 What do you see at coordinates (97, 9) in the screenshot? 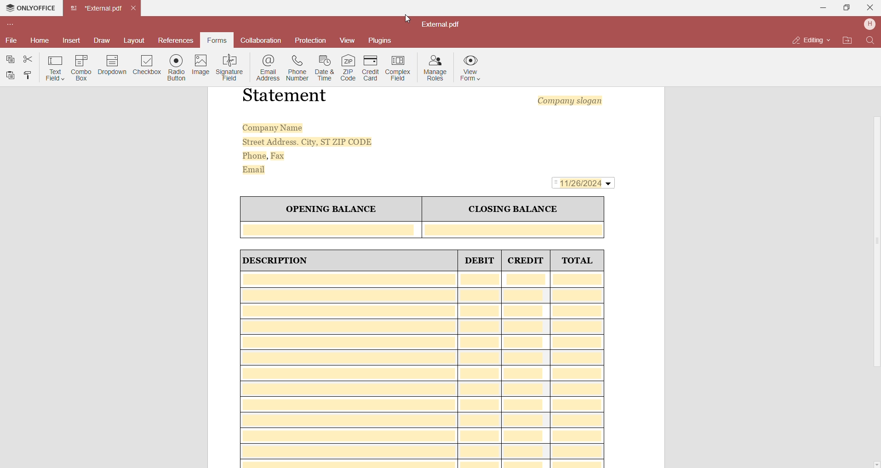
I see `Tab name(External.pdf)` at bounding box center [97, 9].